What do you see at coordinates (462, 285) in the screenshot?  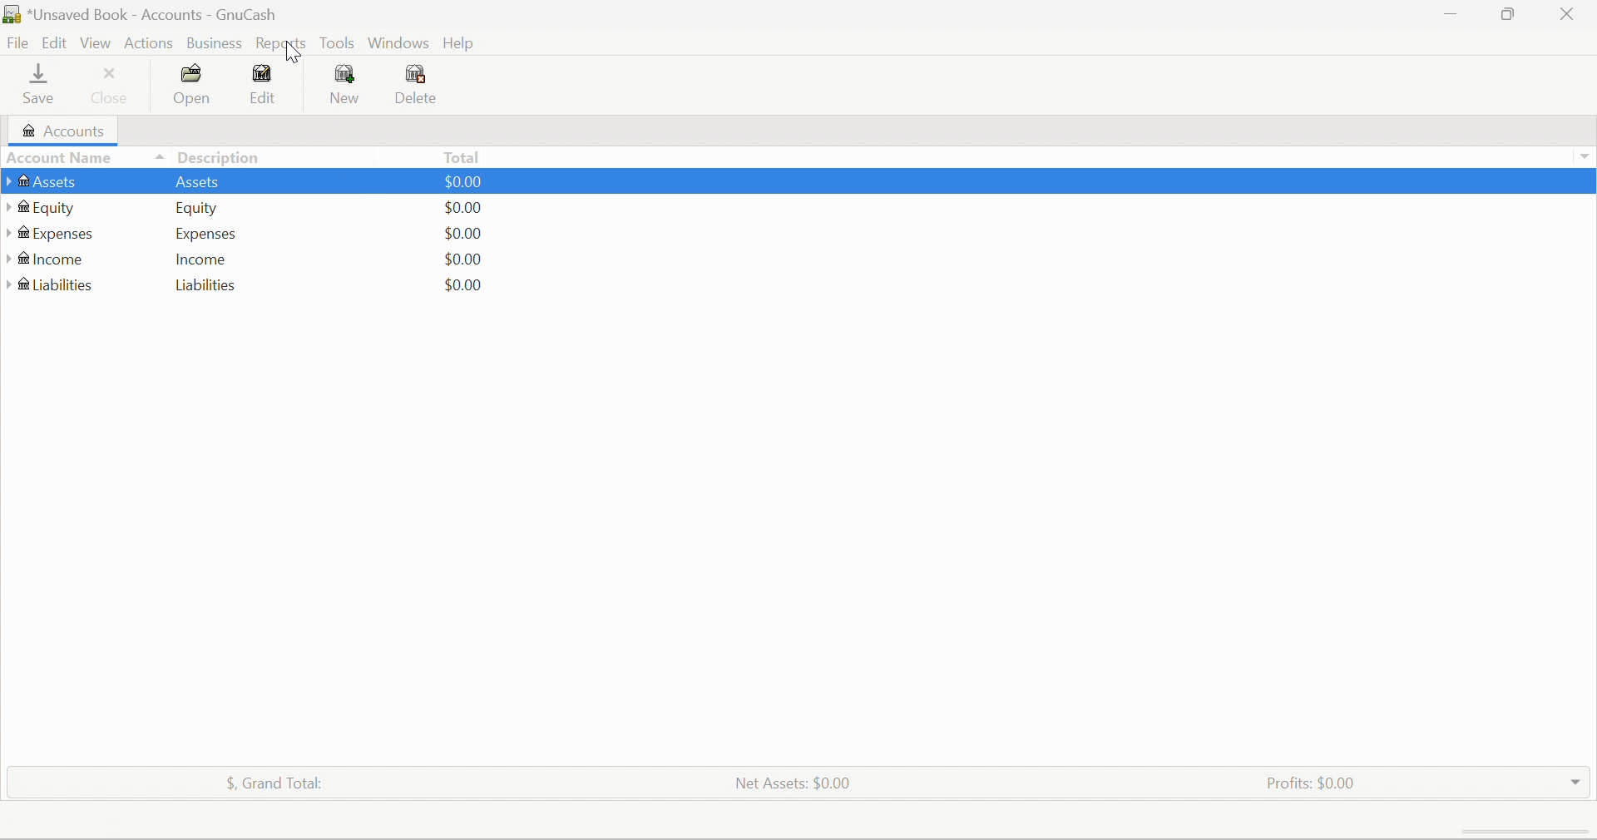 I see `$0.00` at bounding box center [462, 285].